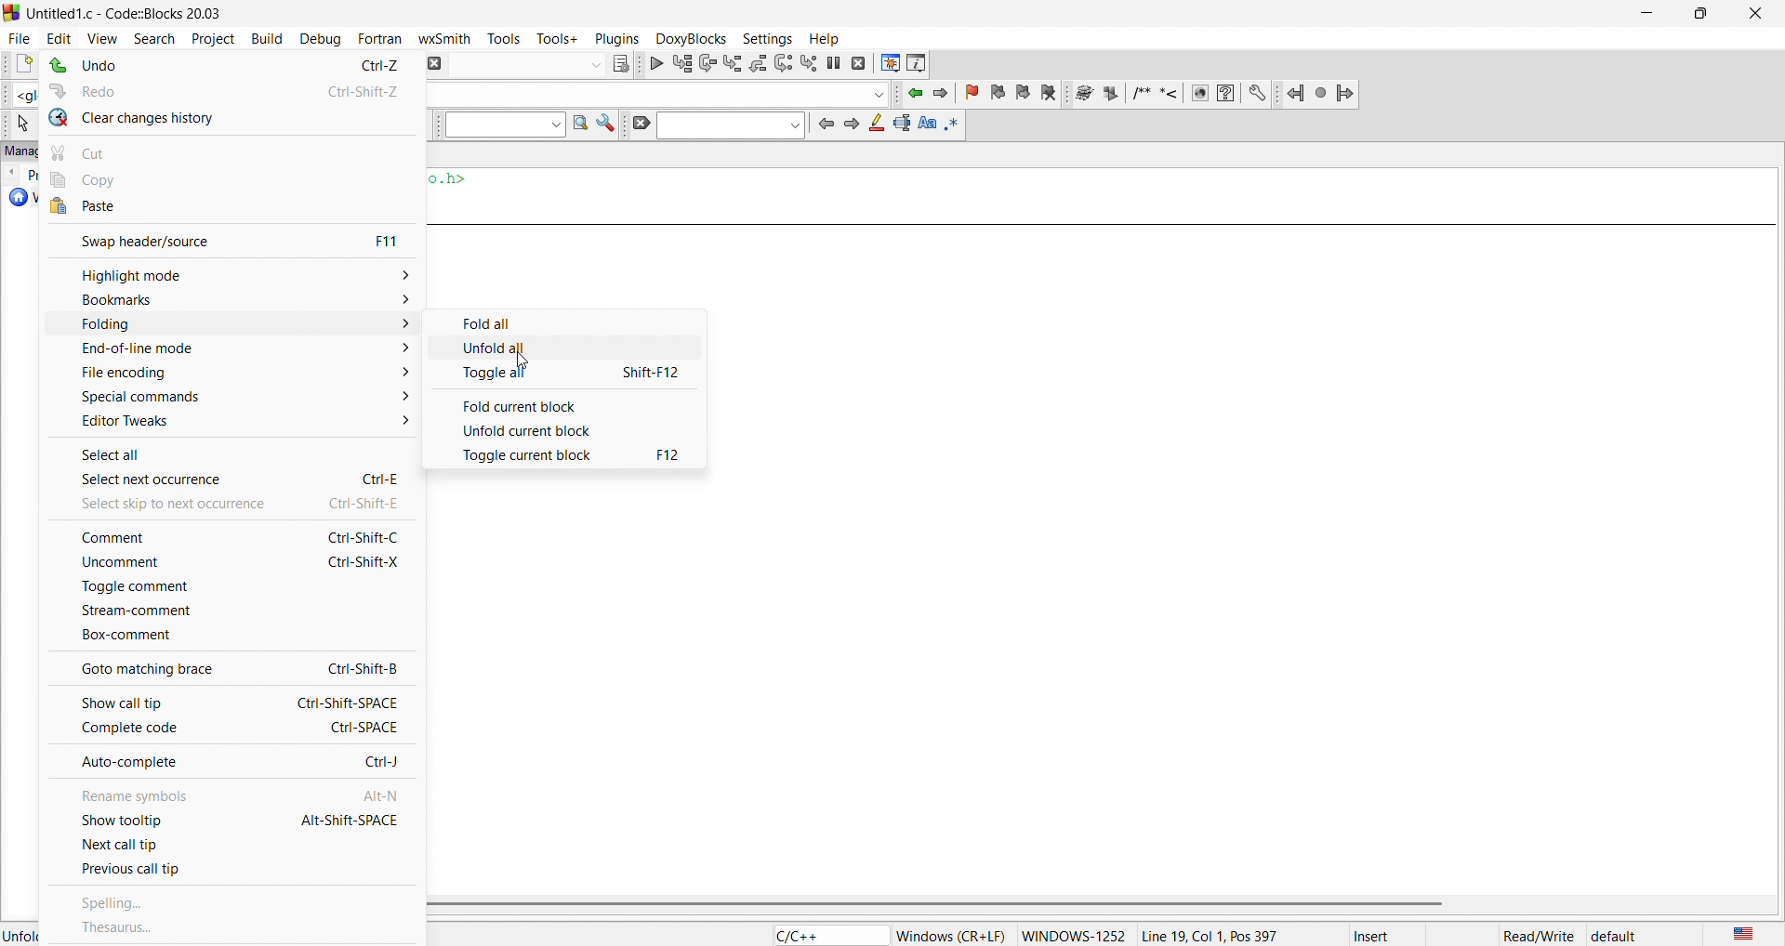 The height and width of the screenshot is (946, 1785). What do you see at coordinates (209, 36) in the screenshot?
I see `project` at bounding box center [209, 36].